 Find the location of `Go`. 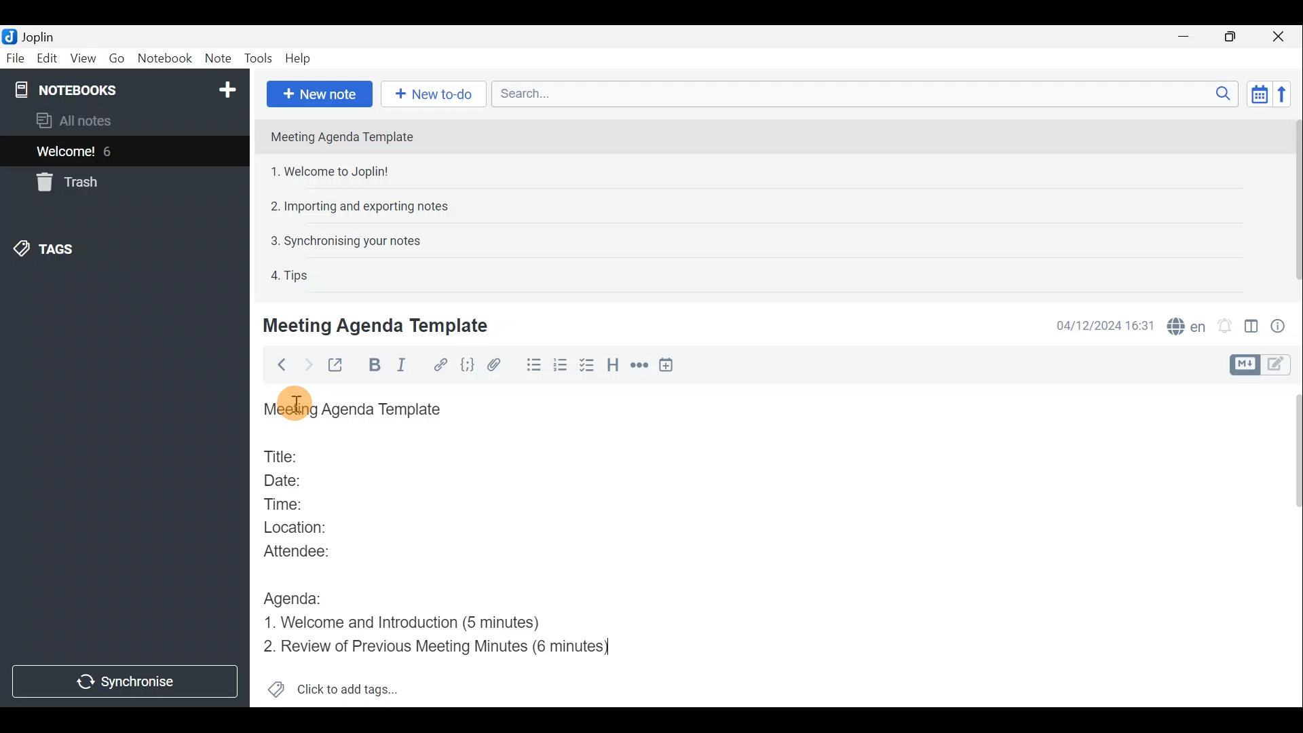

Go is located at coordinates (115, 58).